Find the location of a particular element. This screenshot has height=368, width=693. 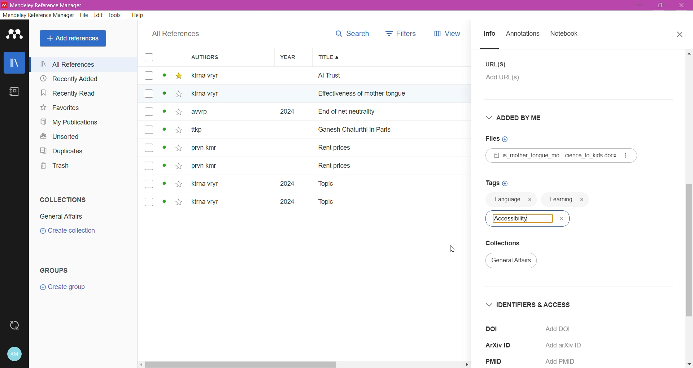

ArXiV ID is located at coordinates (503, 344).